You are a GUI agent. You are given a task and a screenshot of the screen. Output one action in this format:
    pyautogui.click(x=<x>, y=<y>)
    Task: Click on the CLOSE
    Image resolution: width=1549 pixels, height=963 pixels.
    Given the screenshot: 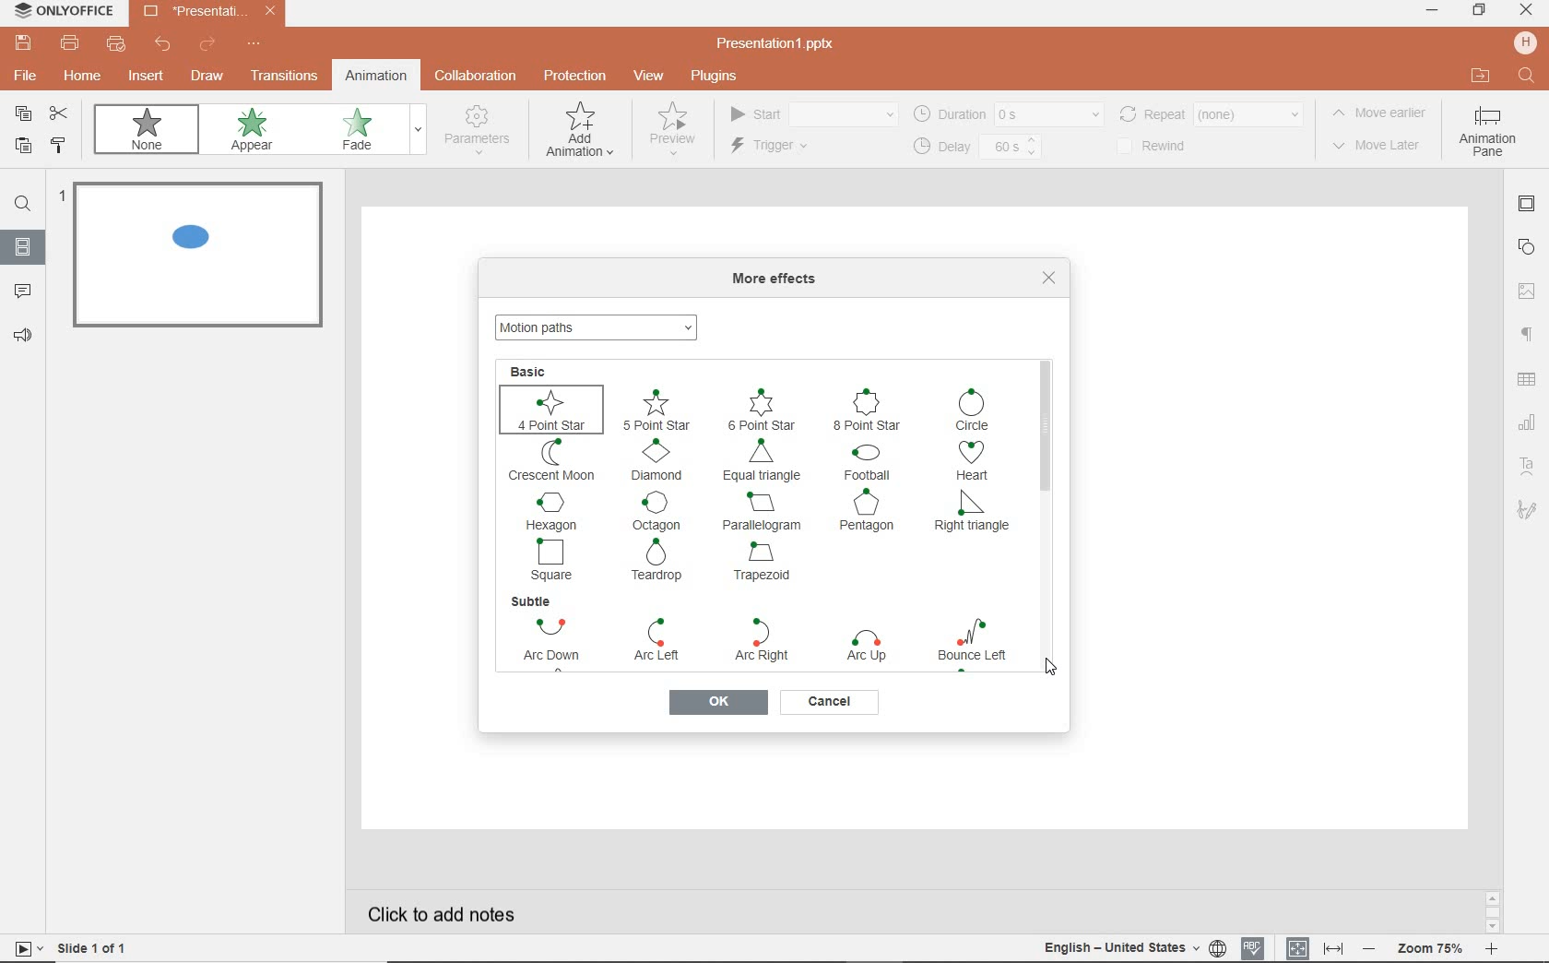 What is the action you would take?
    pyautogui.click(x=1049, y=278)
    